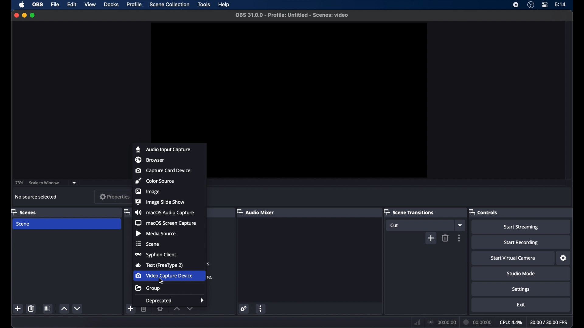 This screenshot has height=328, width=584. I want to click on fps, so click(549, 323).